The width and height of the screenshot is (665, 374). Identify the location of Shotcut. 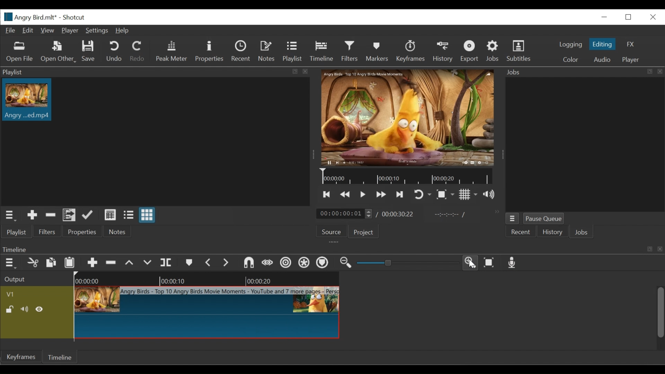
(74, 18).